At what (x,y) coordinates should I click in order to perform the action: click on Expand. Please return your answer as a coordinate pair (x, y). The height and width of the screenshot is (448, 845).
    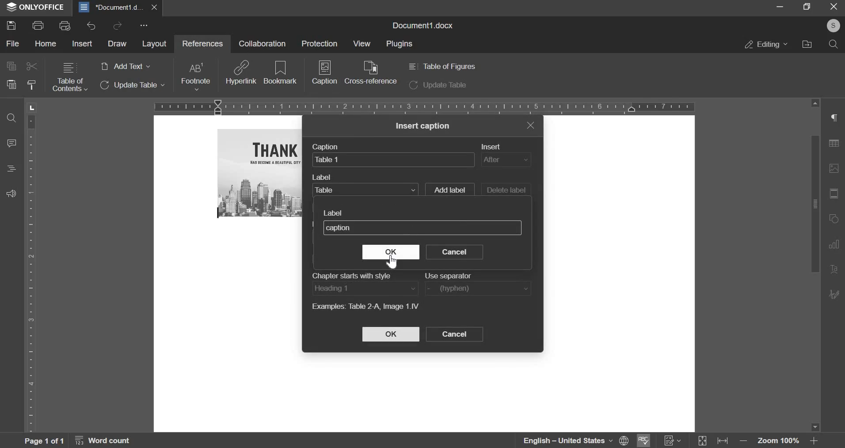
    Looking at the image, I should click on (703, 441).